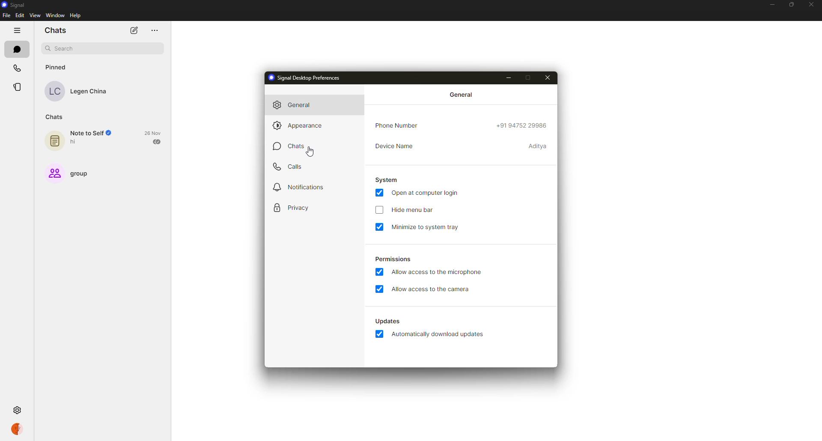 The height and width of the screenshot is (441, 822). Describe the element at coordinates (398, 147) in the screenshot. I see `device name` at that location.